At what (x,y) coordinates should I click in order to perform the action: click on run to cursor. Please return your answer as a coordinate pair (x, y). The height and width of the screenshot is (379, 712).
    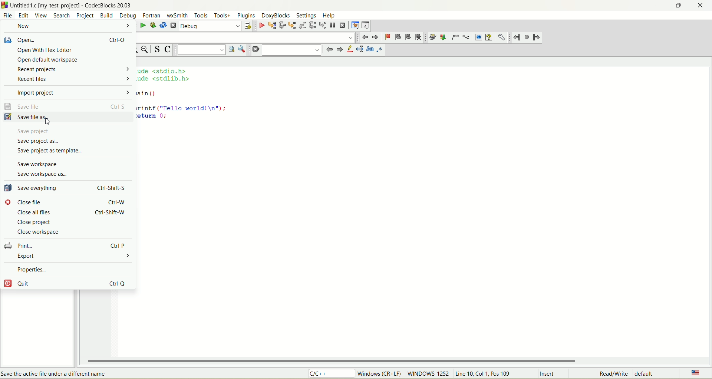
    Looking at the image, I should click on (272, 26).